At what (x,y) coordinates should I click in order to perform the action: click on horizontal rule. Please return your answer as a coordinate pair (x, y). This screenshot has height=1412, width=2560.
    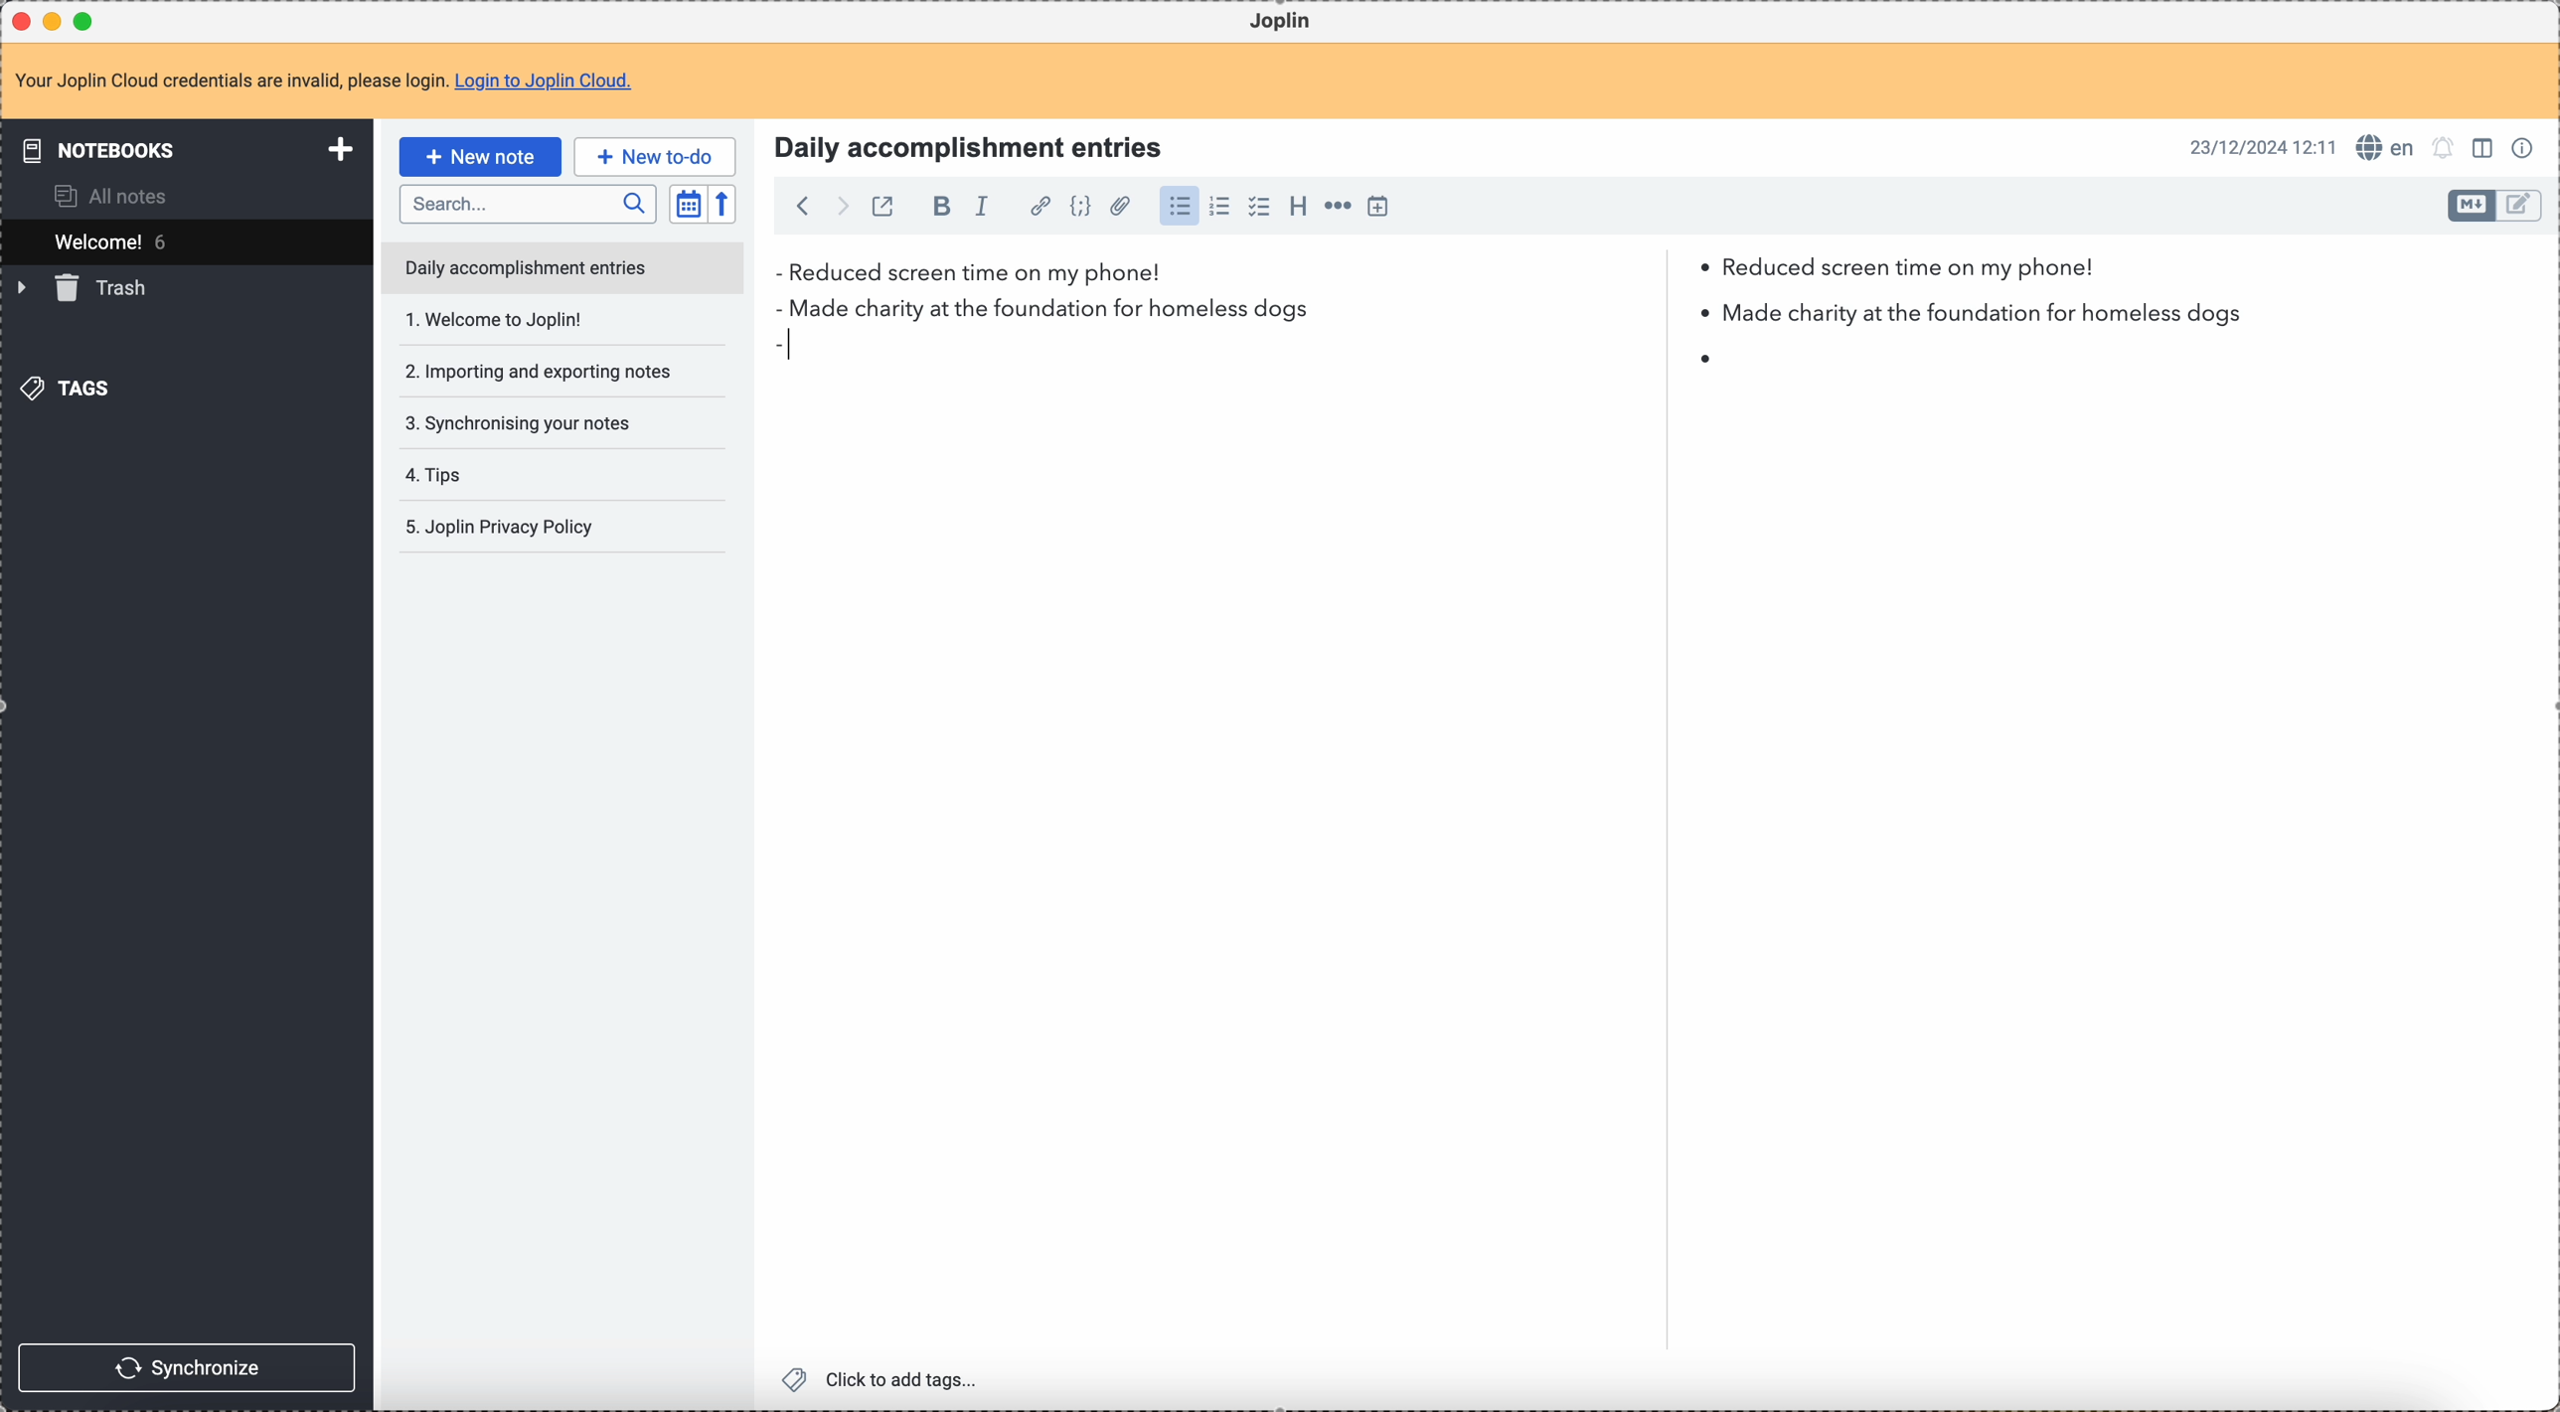
    Looking at the image, I should click on (1338, 209).